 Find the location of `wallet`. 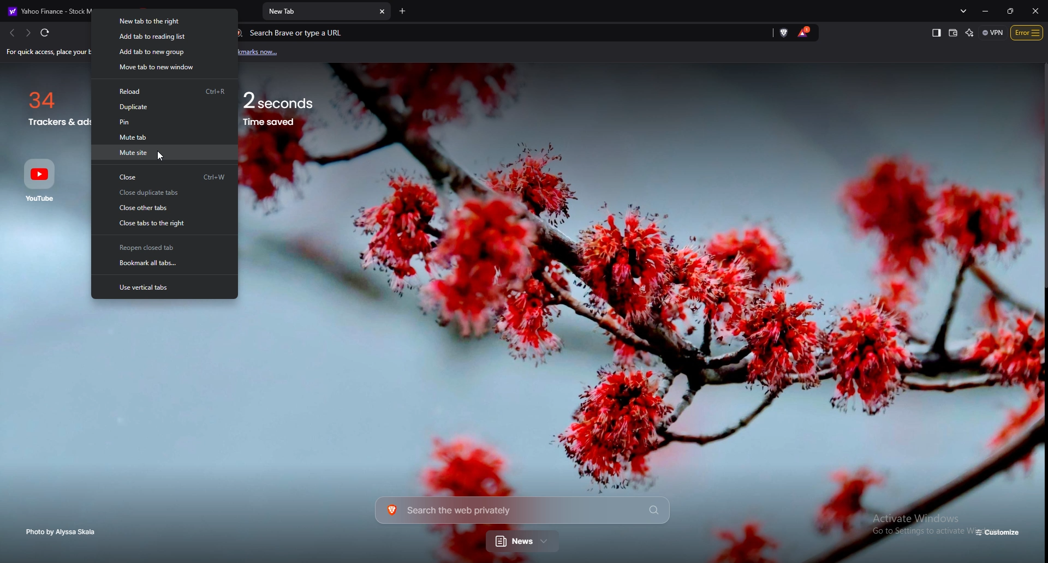

wallet is located at coordinates (954, 33).